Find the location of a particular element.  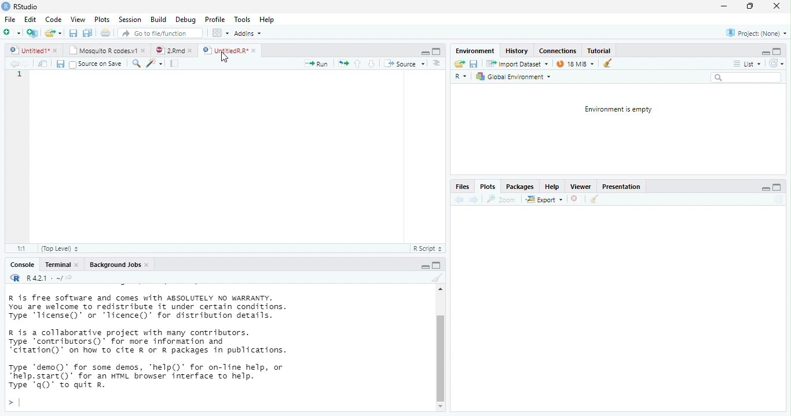

Viewer is located at coordinates (580, 187).